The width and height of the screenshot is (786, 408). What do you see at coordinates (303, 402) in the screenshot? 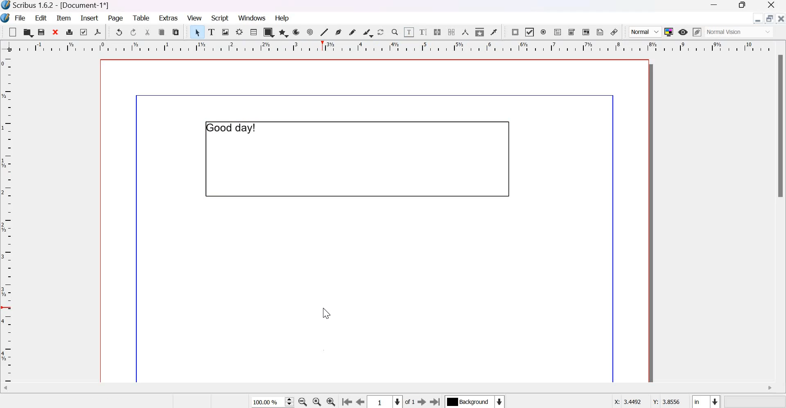
I see `zoom out` at bounding box center [303, 402].